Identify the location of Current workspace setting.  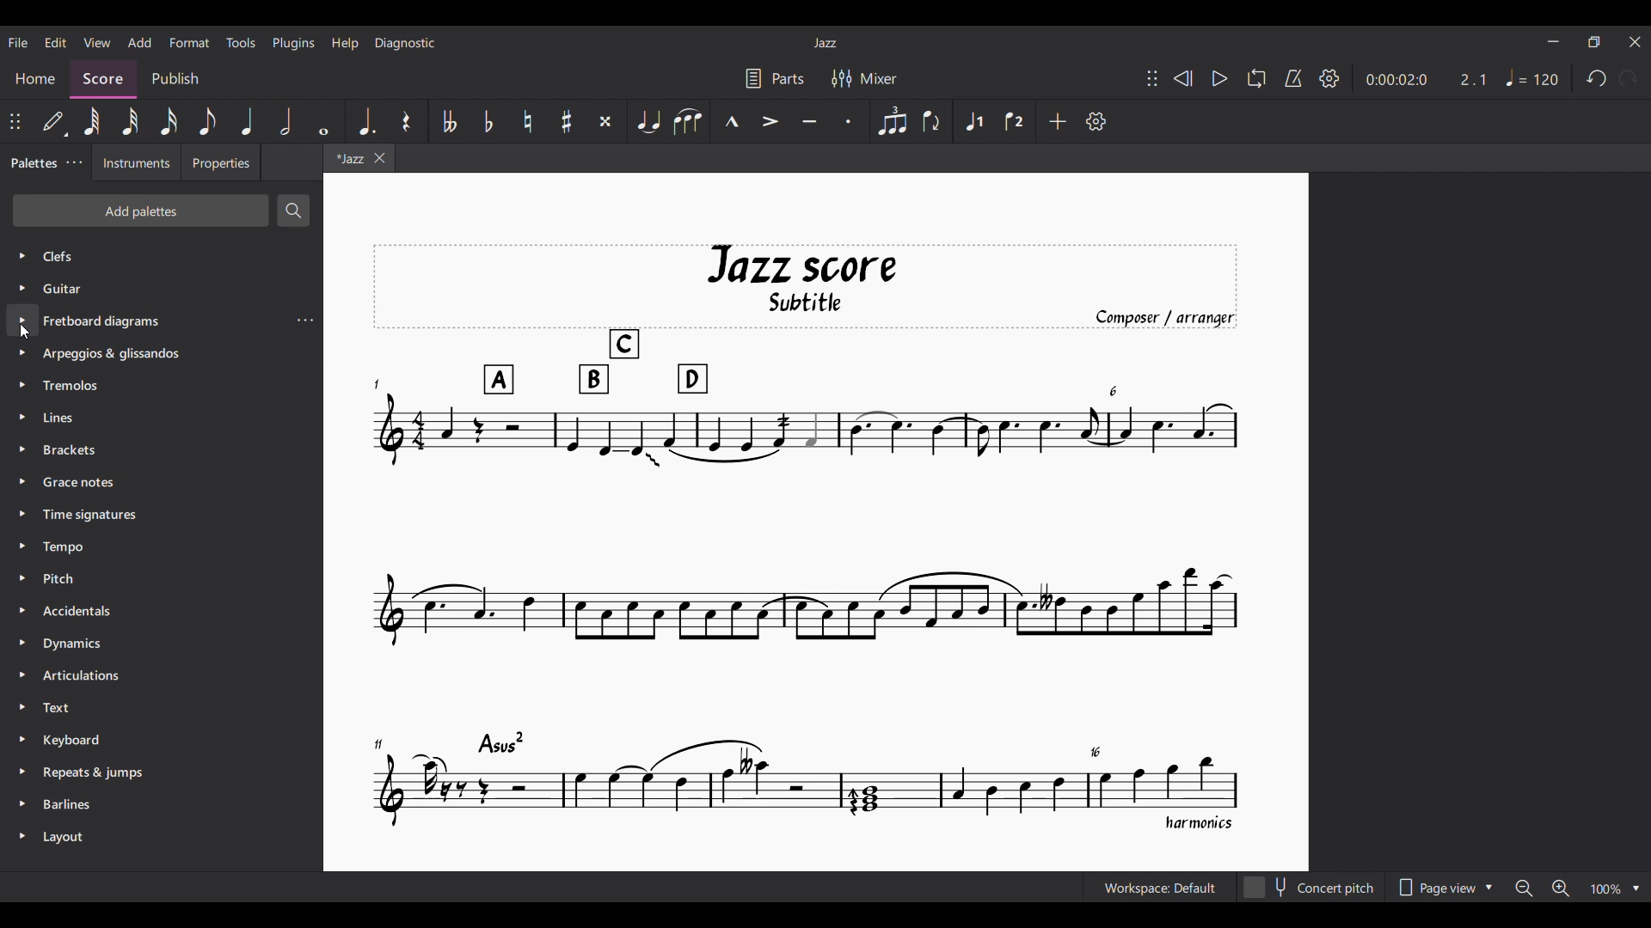
(1160, 887).